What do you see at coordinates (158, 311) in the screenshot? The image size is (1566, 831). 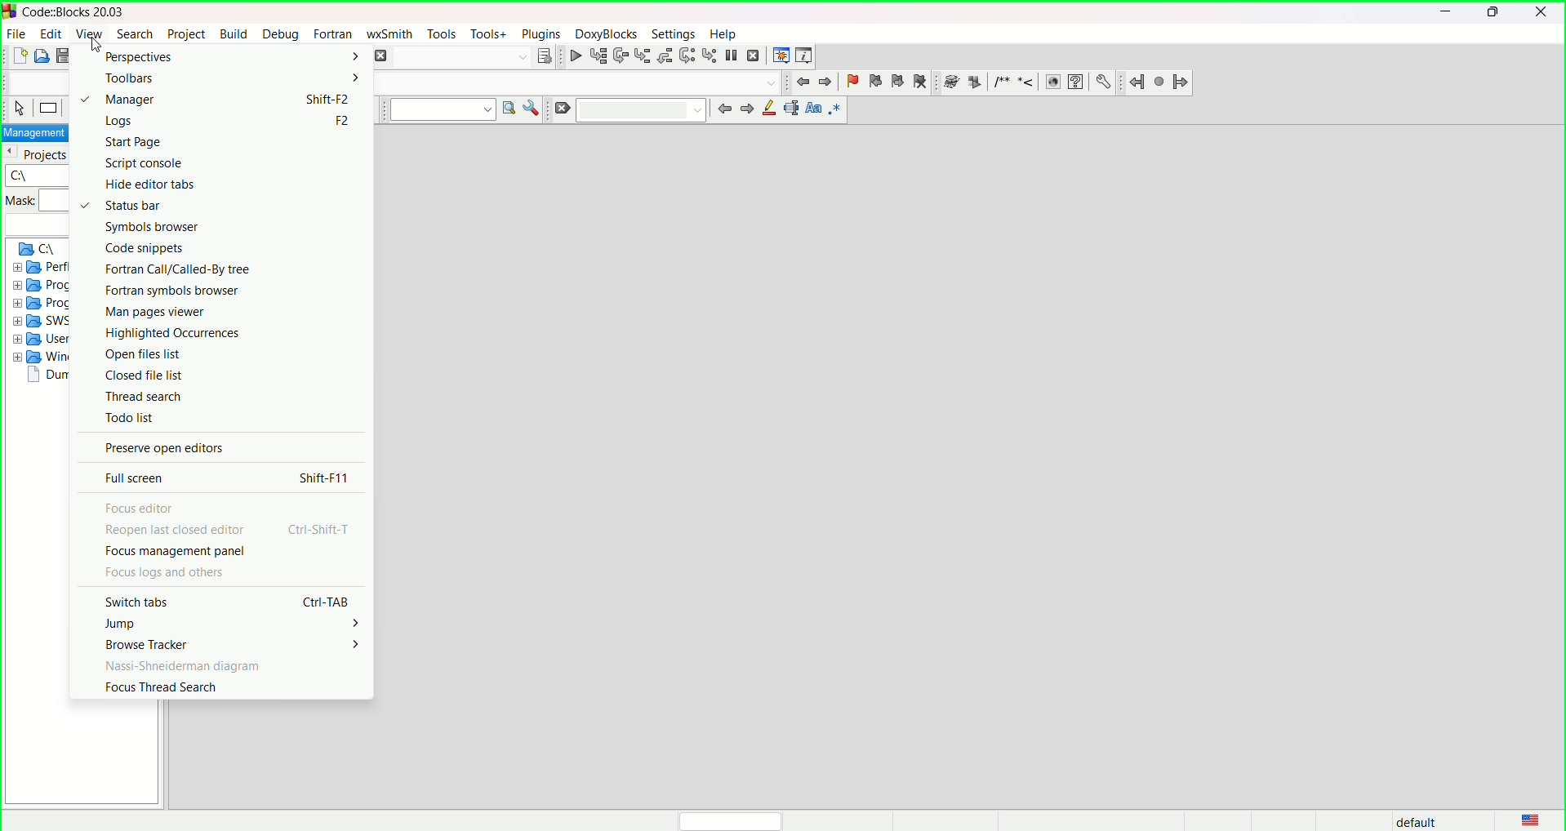 I see `man pages viewer` at bounding box center [158, 311].